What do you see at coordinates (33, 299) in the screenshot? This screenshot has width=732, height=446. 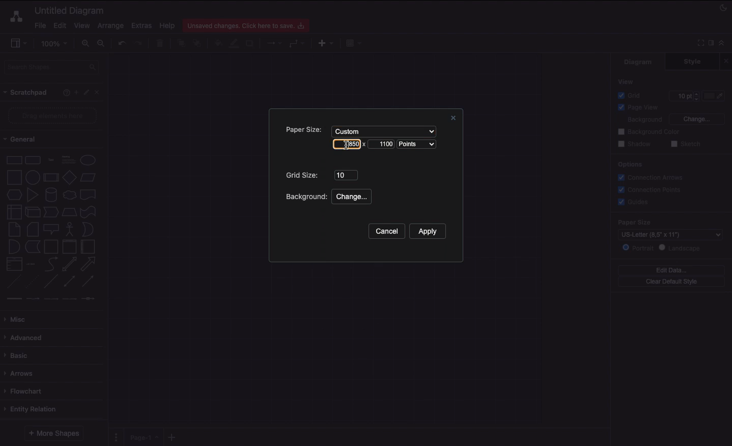 I see `connector 2` at bounding box center [33, 299].